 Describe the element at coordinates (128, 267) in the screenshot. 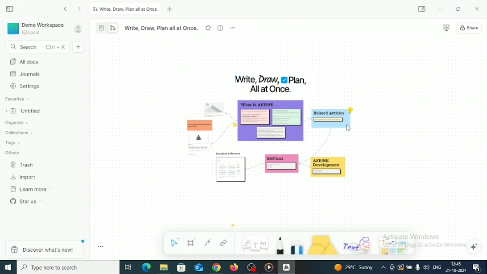

I see `Task View` at that location.